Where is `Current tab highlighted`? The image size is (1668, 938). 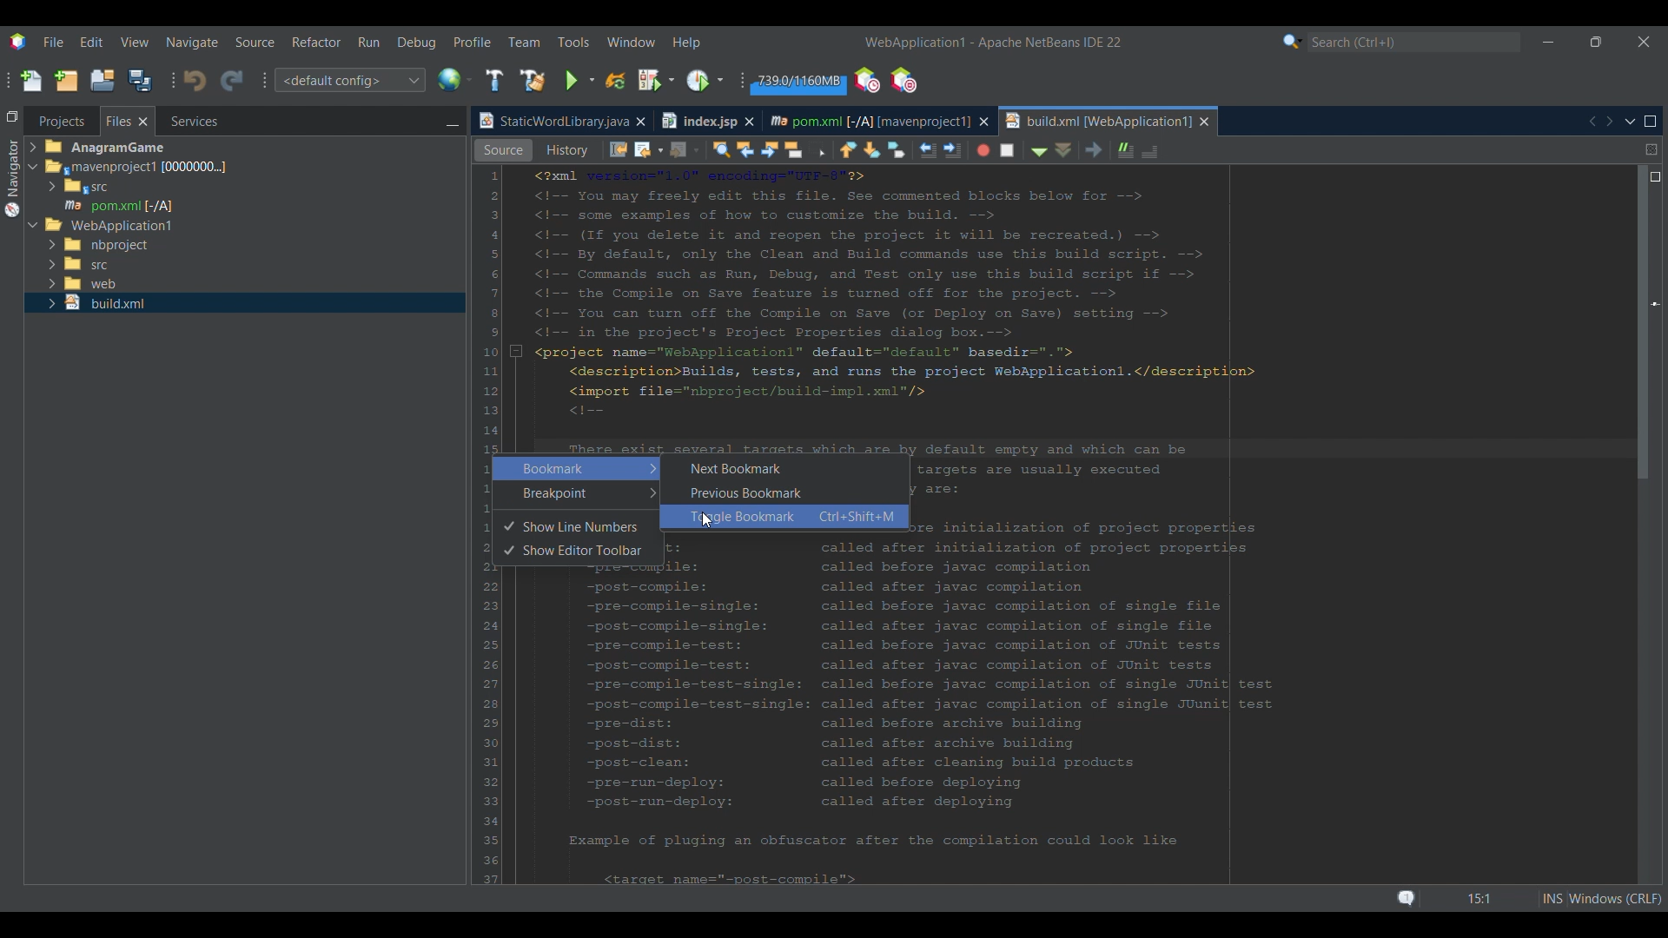
Current tab highlighted is located at coordinates (552, 122).